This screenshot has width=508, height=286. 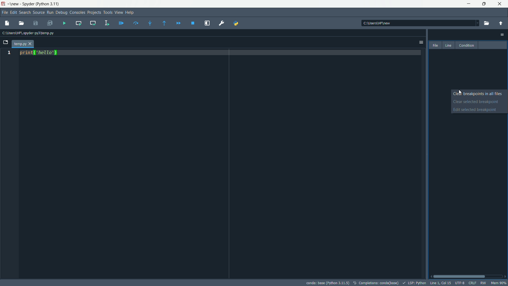 I want to click on line, so click(x=448, y=46).